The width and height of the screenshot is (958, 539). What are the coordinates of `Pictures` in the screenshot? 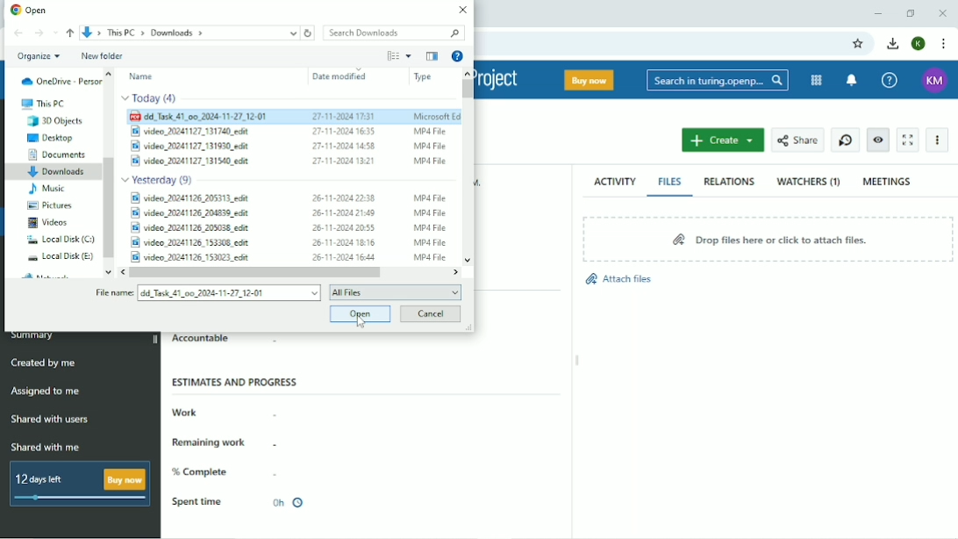 It's located at (53, 205).